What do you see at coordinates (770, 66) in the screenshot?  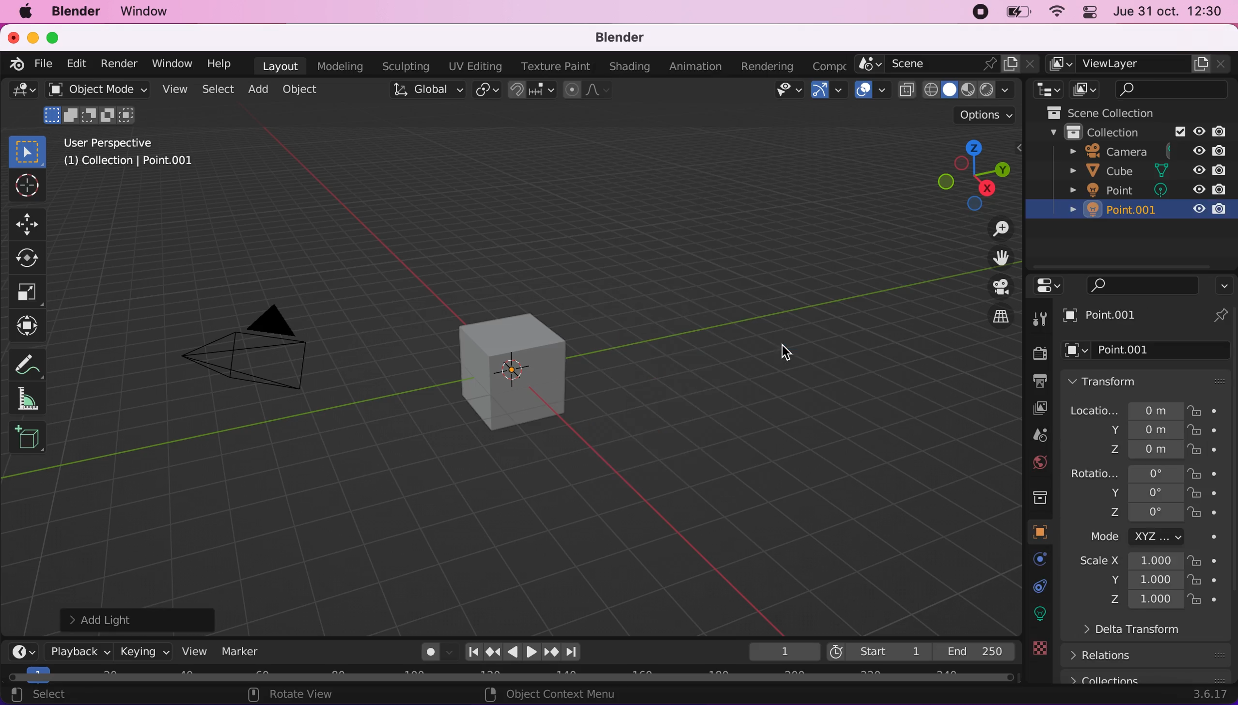 I see `rendering` at bounding box center [770, 66].